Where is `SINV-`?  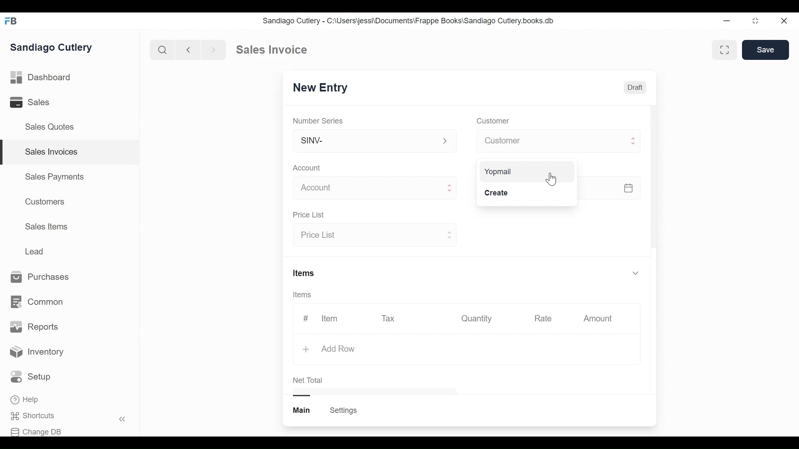
SINV- is located at coordinates (374, 143).